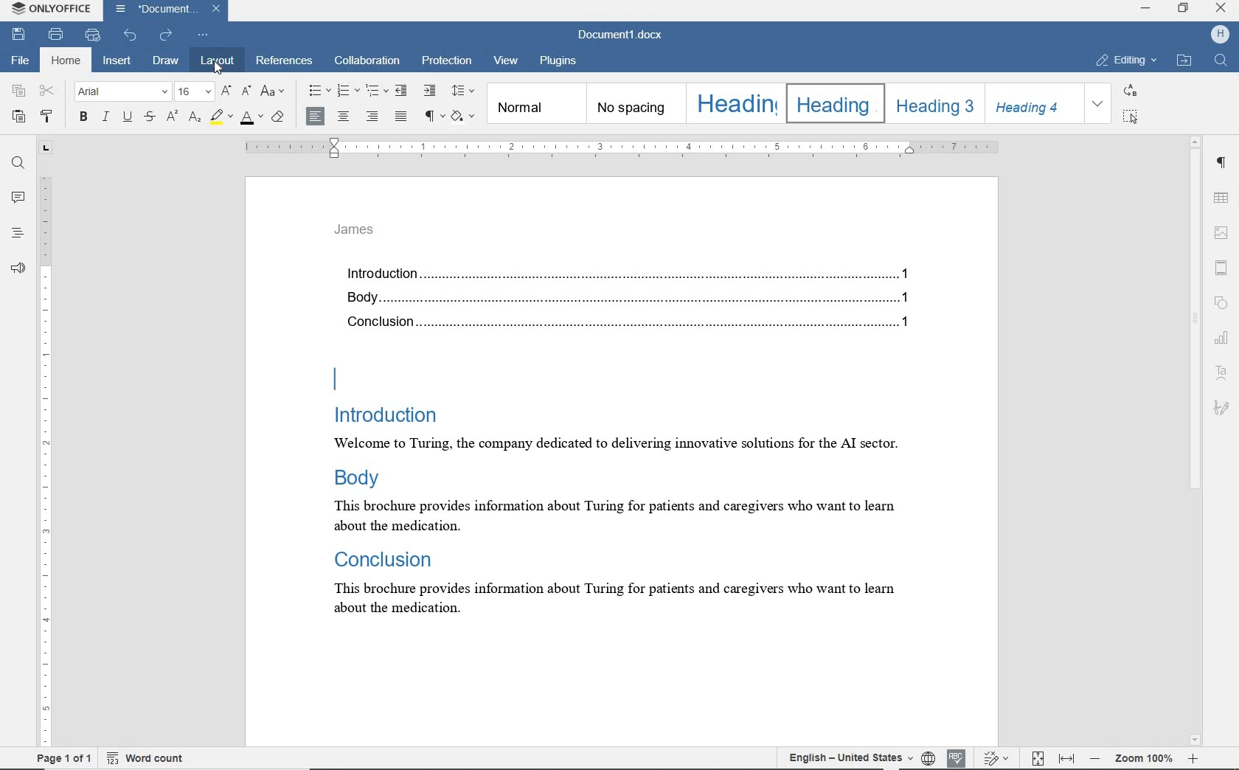 The width and height of the screenshot is (1239, 770). What do you see at coordinates (166, 60) in the screenshot?
I see `draw` at bounding box center [166, 60].